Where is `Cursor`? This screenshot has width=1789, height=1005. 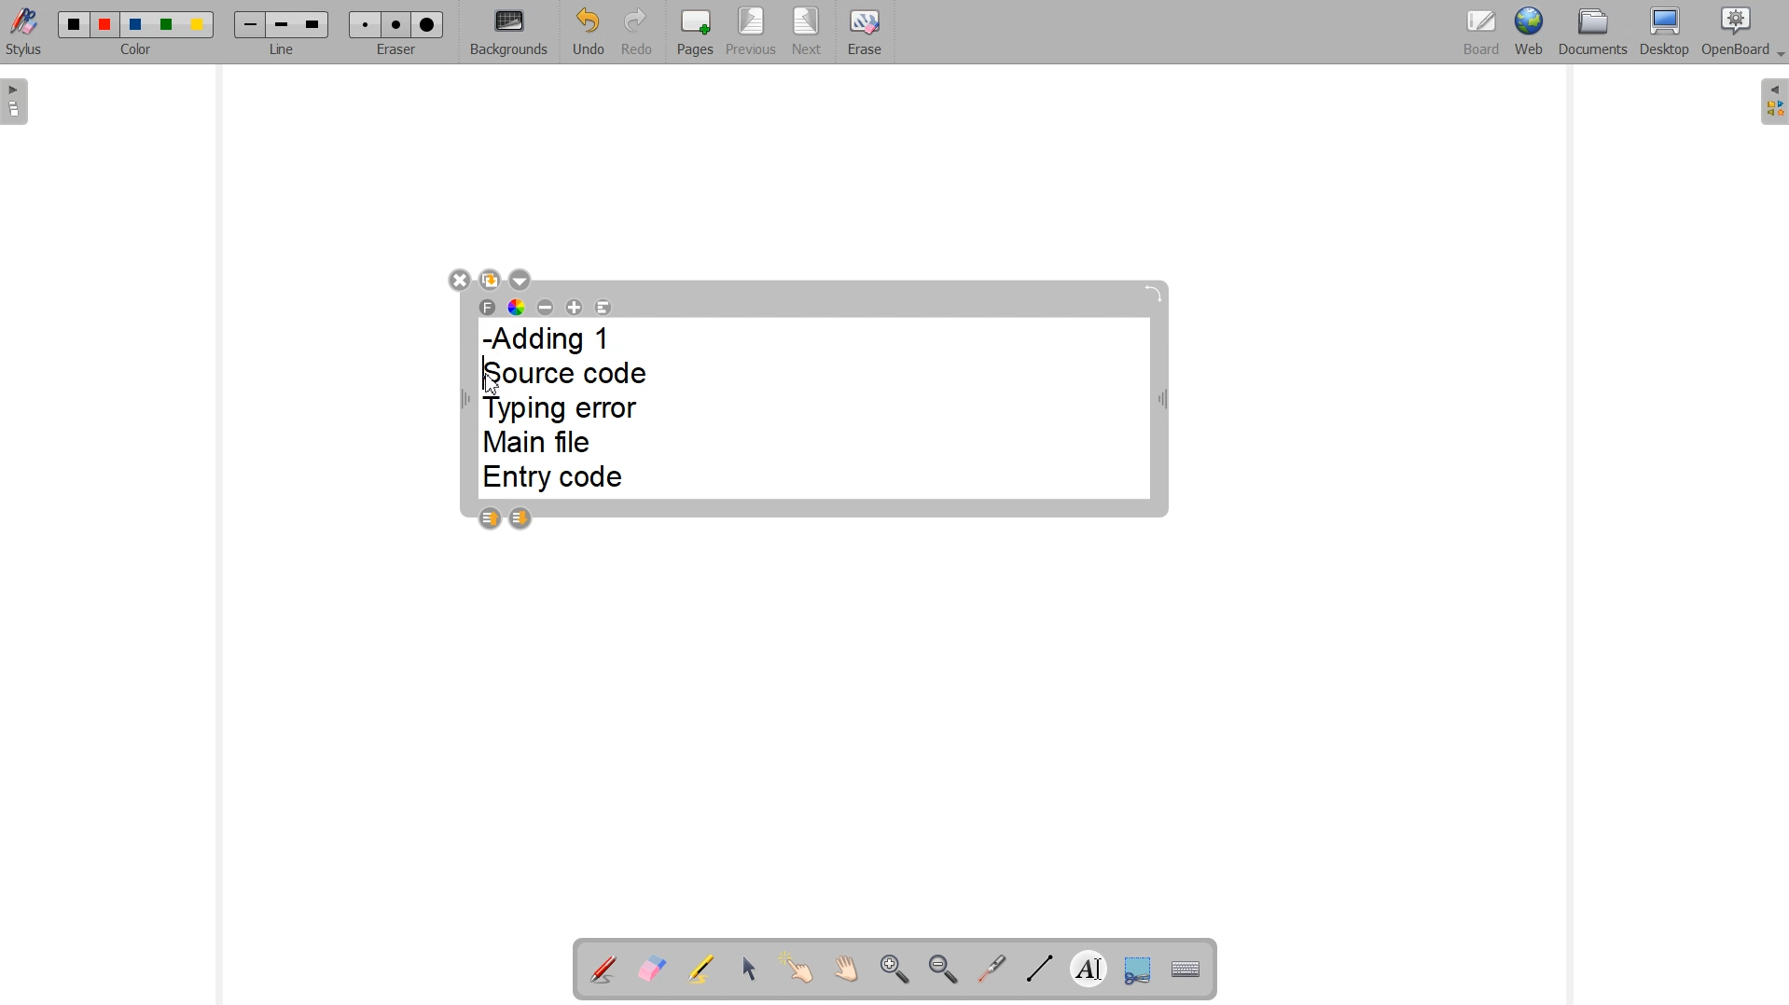 Cursor is located at coordinates (492, 385).